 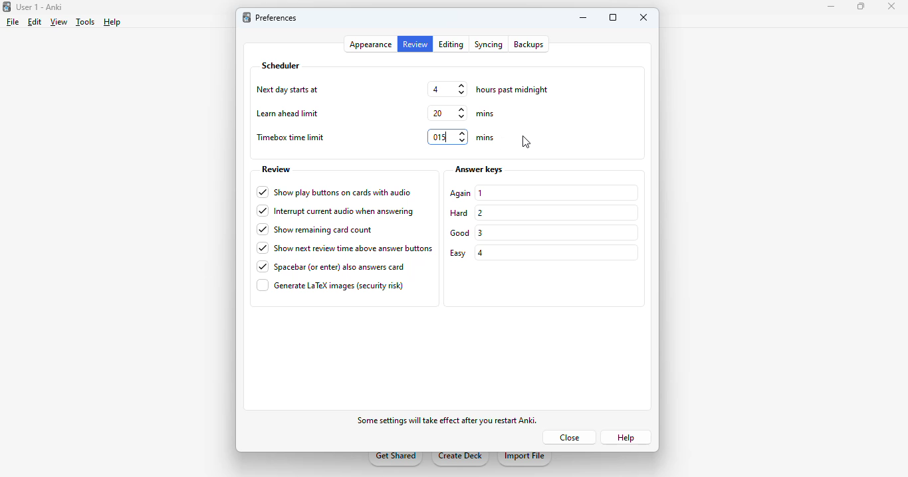 I want to click on backups, so click(x=529, y=45).